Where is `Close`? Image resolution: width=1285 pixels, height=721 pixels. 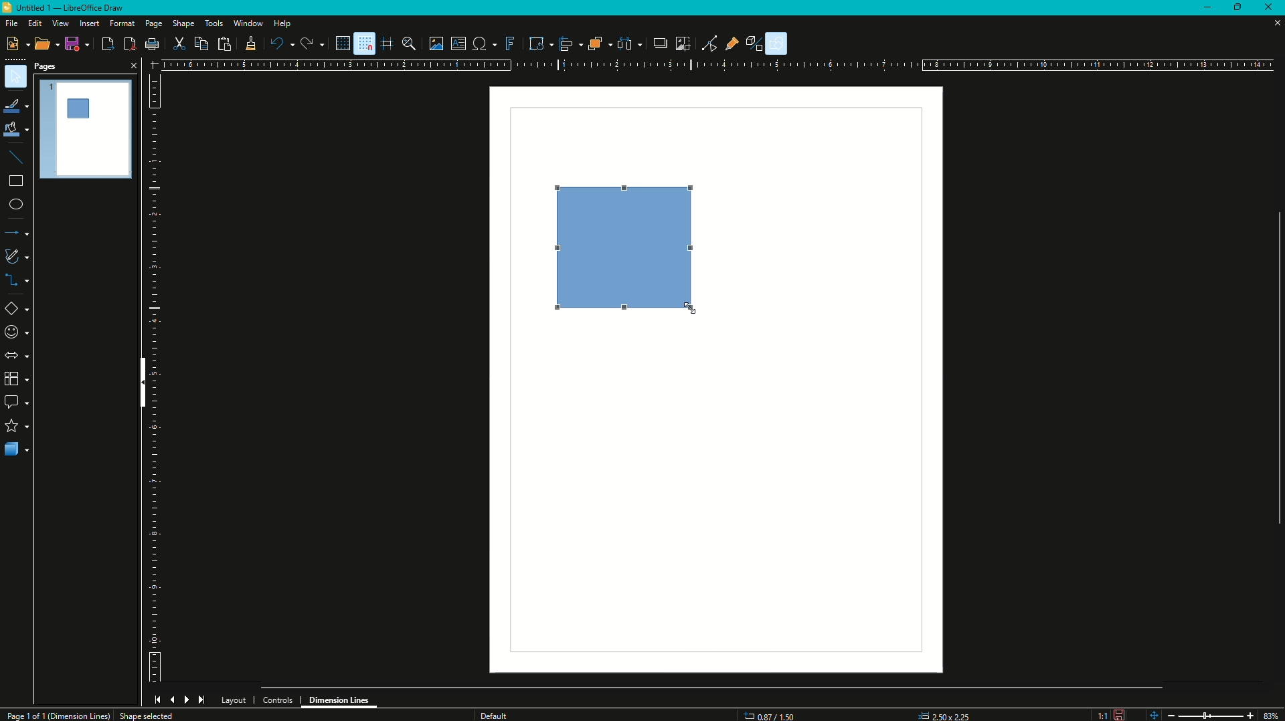
Close is located at coordinates (132, 65).